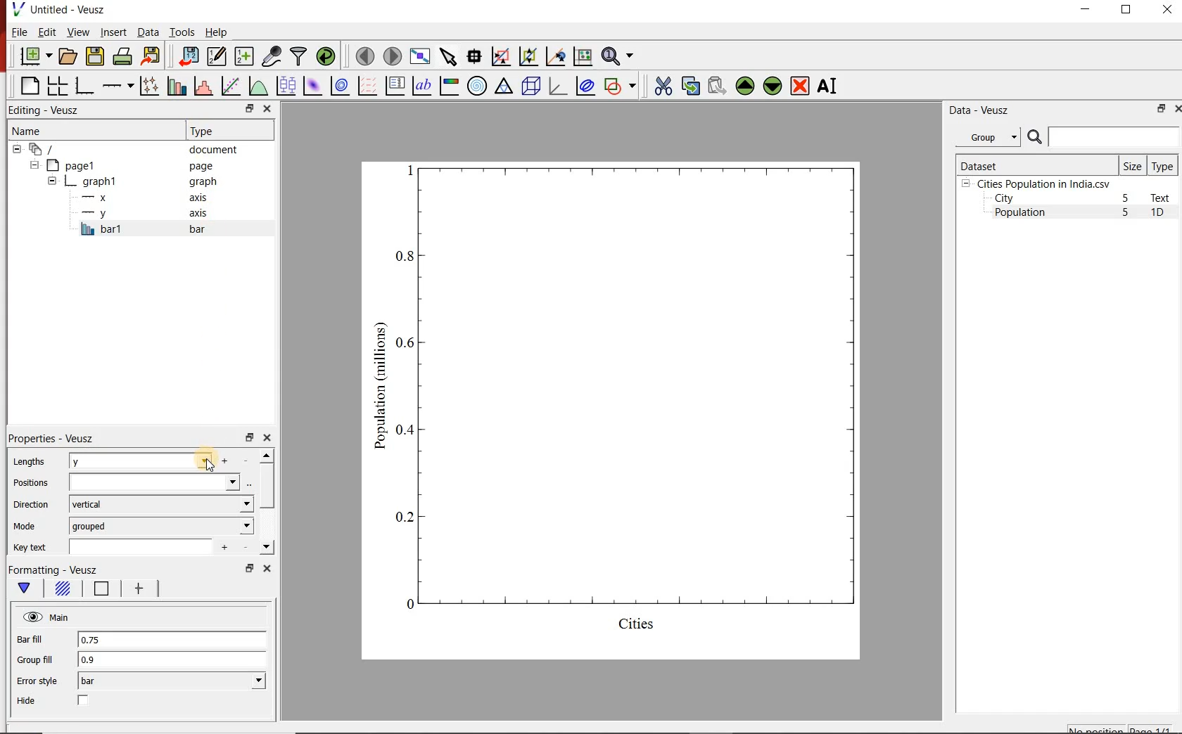  I want to click on open a document, so click(67, 56).